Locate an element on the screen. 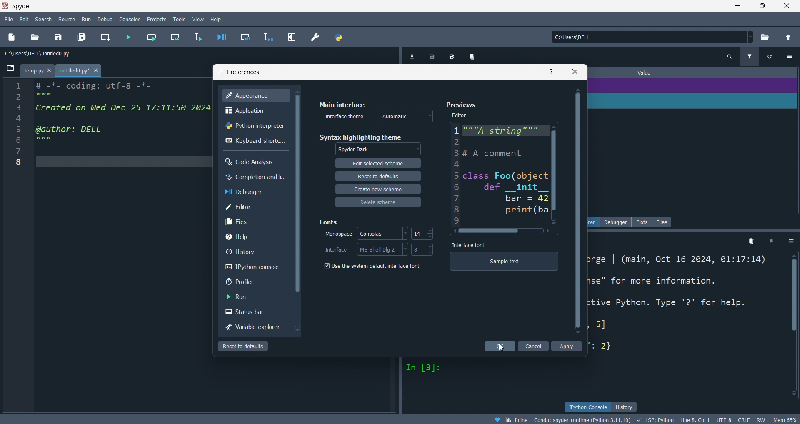  LSP Python is located at coordinates (654, 419).